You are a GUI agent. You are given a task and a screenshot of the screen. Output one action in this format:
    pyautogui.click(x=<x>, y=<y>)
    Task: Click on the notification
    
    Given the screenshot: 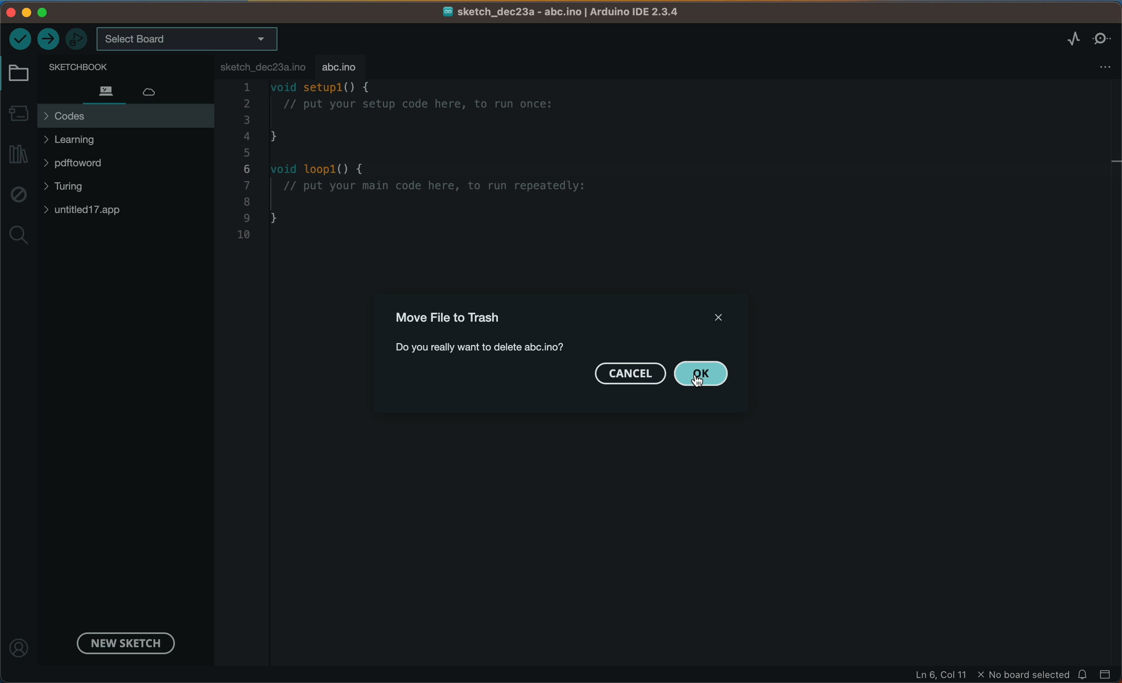 What is the action you would take?
    pyautogui.click(x=1084, y=674)
    